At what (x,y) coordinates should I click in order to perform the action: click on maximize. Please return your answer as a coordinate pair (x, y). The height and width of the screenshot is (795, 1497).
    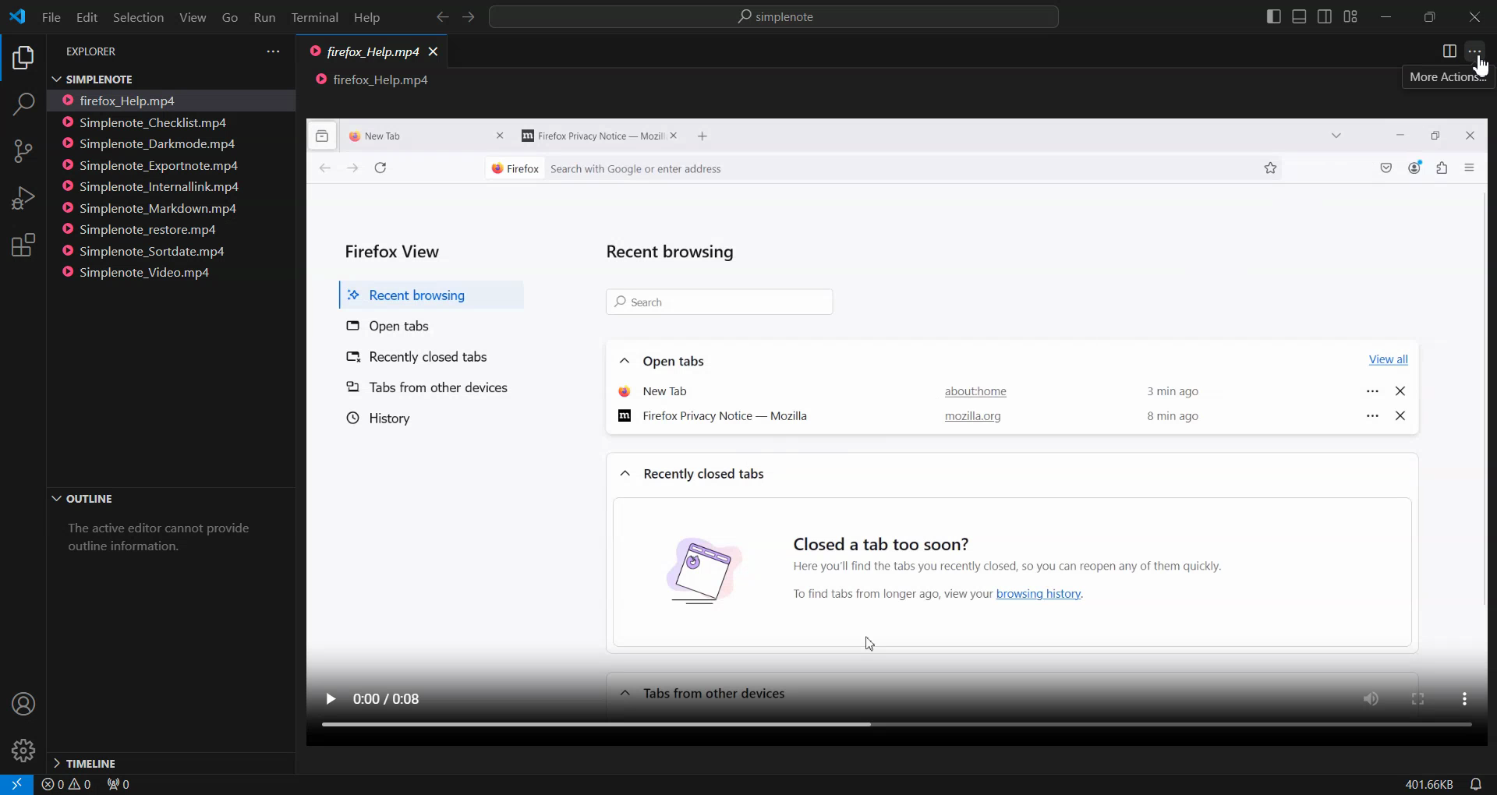
    Looking at the image, I should click on (1437, 134).